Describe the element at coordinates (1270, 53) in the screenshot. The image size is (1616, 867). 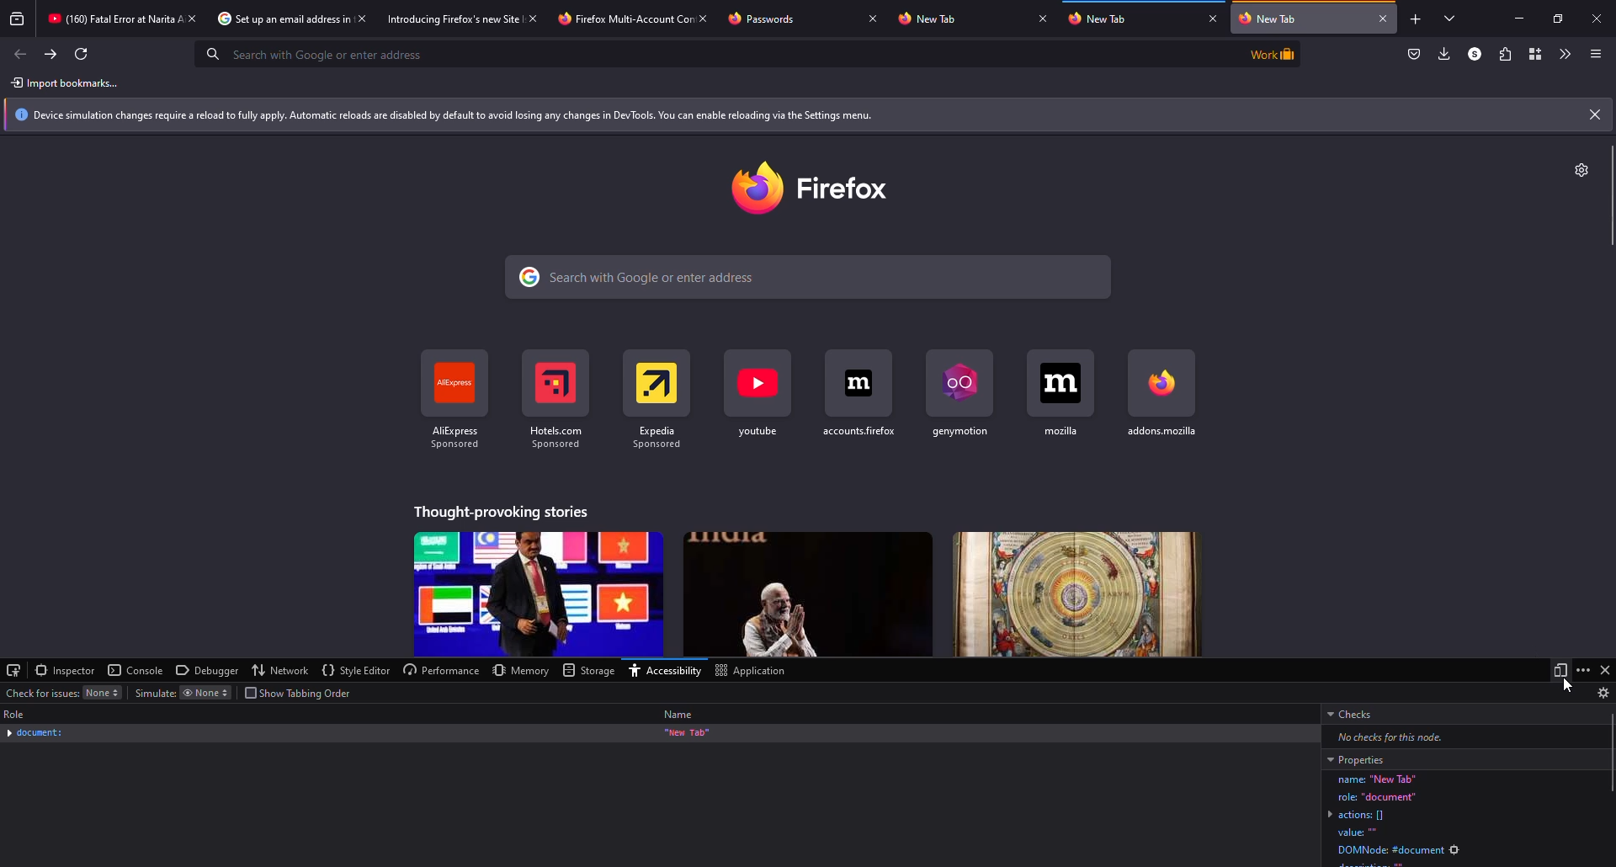
I see `work` at that location.